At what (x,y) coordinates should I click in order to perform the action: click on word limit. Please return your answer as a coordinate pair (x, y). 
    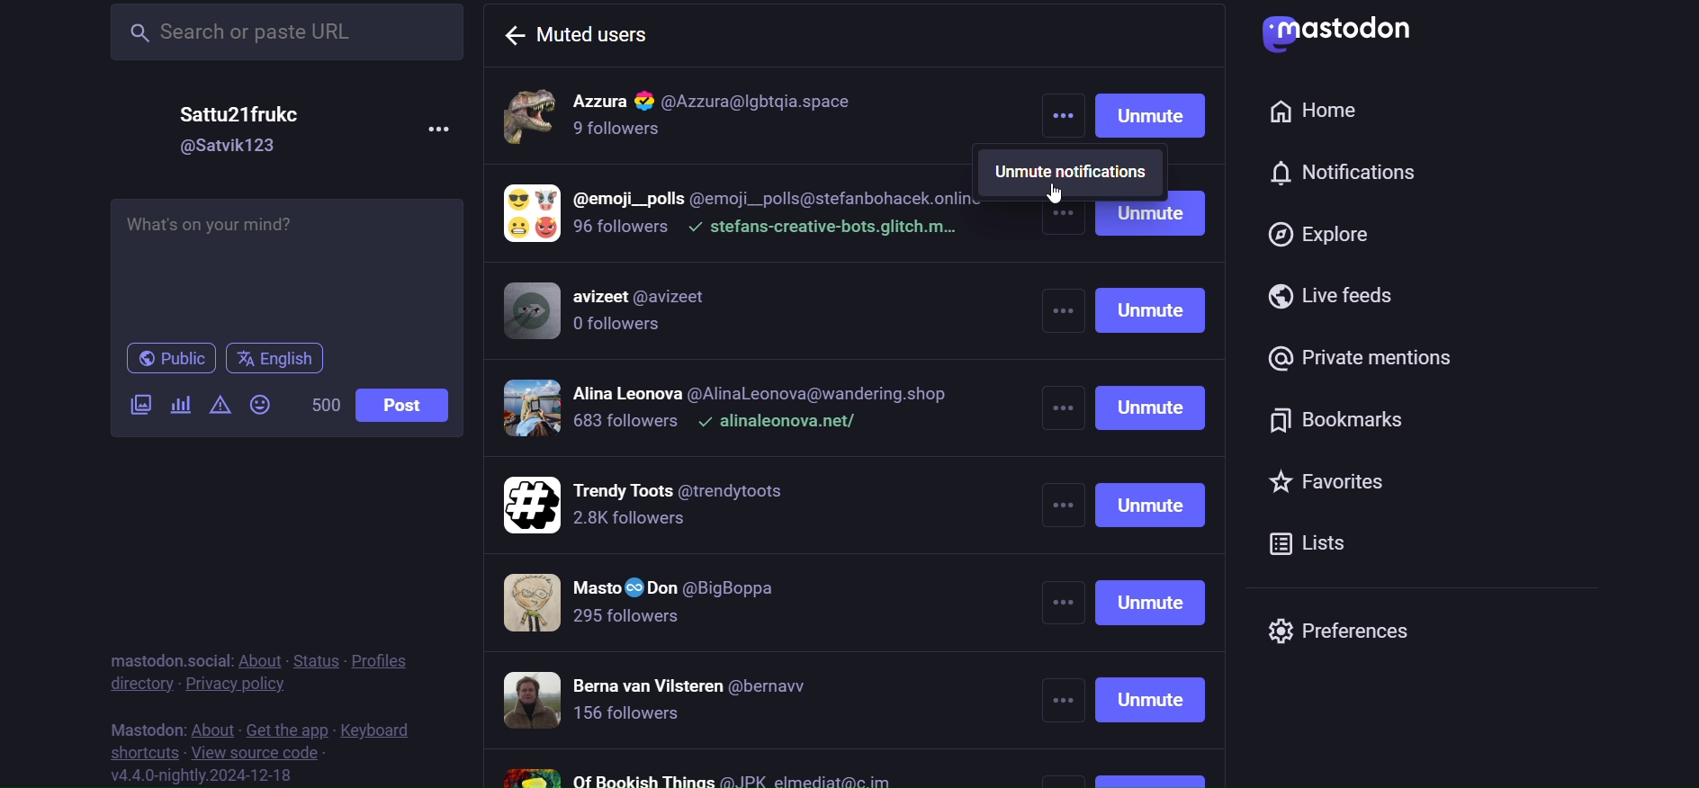
    Looking at the image, I should click on (329, 402).